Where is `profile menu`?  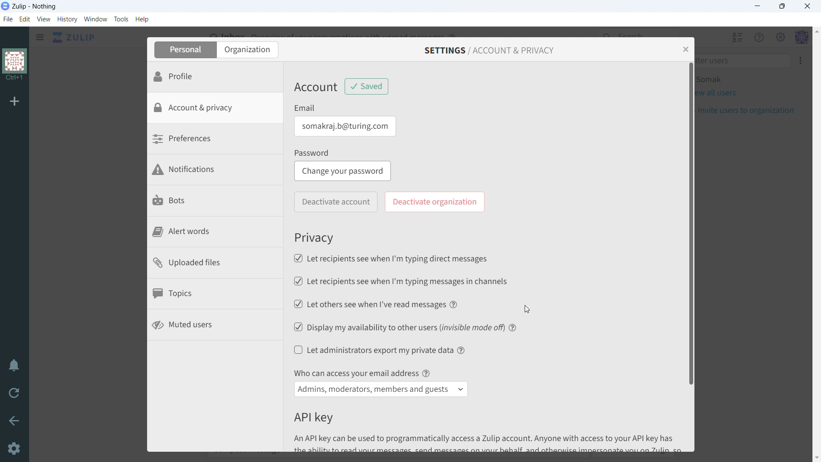 profile menu is located at coordinates (801, 38).